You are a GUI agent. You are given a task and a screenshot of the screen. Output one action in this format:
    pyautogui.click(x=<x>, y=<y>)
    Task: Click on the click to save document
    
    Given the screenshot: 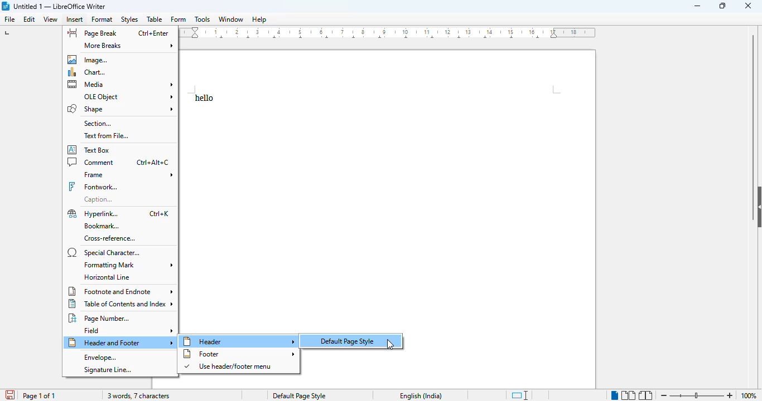 What is the action you would take?
    pyautogui.click(x=10, y=395)
    